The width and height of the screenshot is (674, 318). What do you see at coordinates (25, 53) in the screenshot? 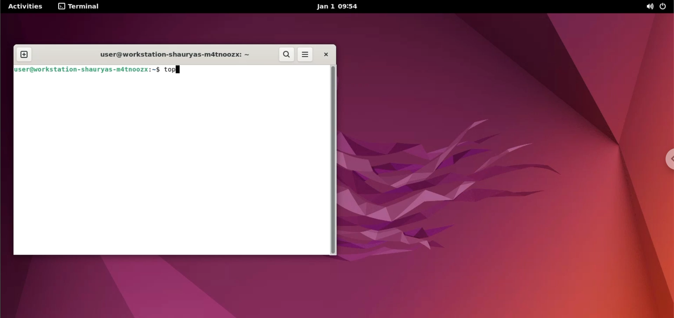
I see `new tab` at bounding box center [25, 53].